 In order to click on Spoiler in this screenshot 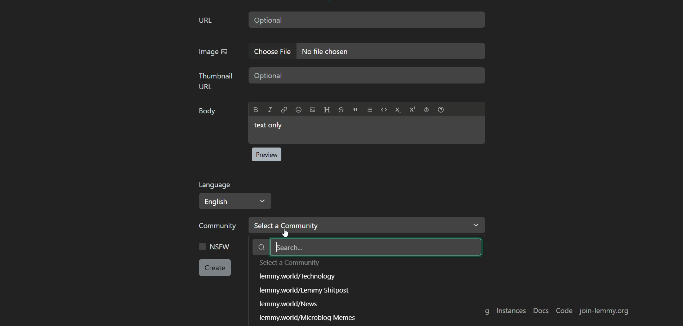, I will do `click(427, 109)`.